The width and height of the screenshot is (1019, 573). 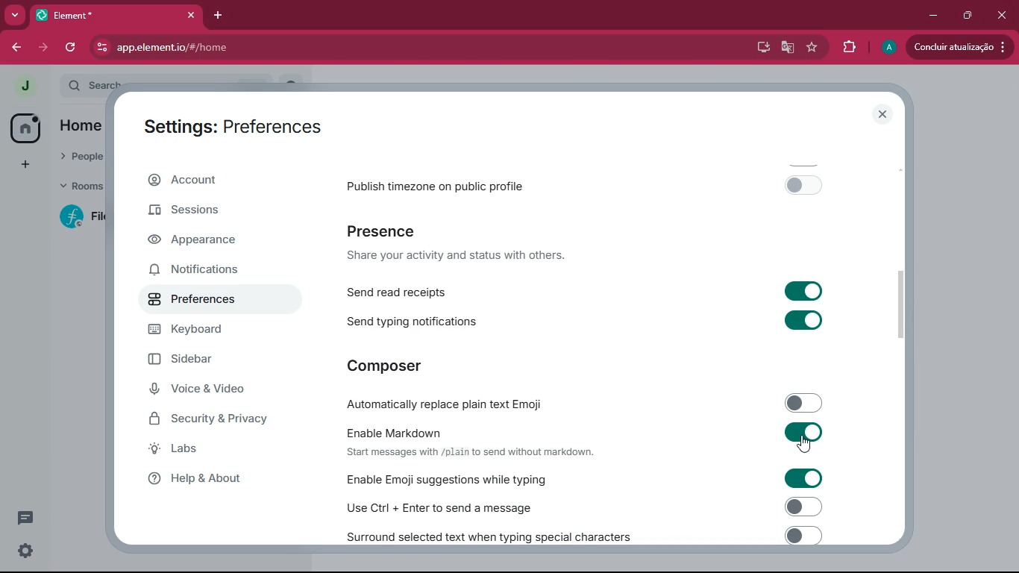 What do you see at coordinates (591, 184) in the screenshot?
I see `publish timezone` at bounding box center [591, 184].